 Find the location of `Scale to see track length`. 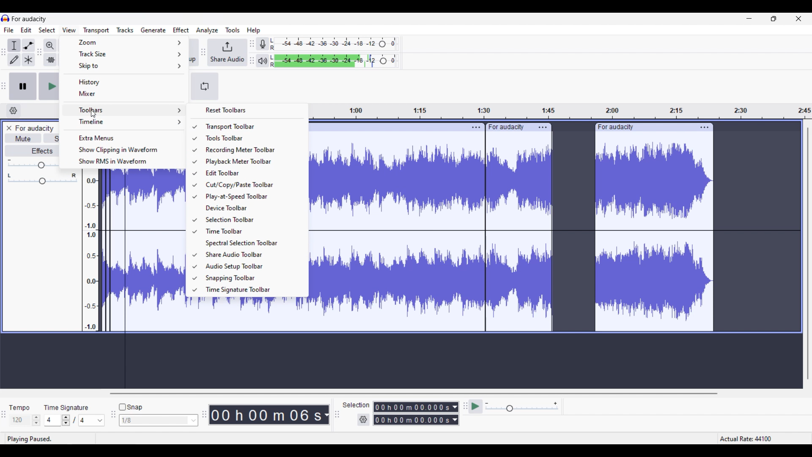

Scale to see track length is located at coordinates (562, 111).